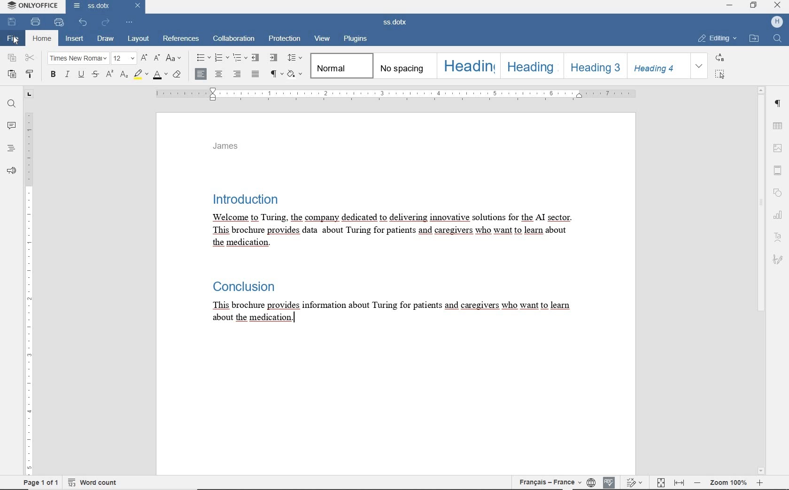 The width and height of the screenshot is (789, 490). I want to click on PLUGINS, so click(356, 39).